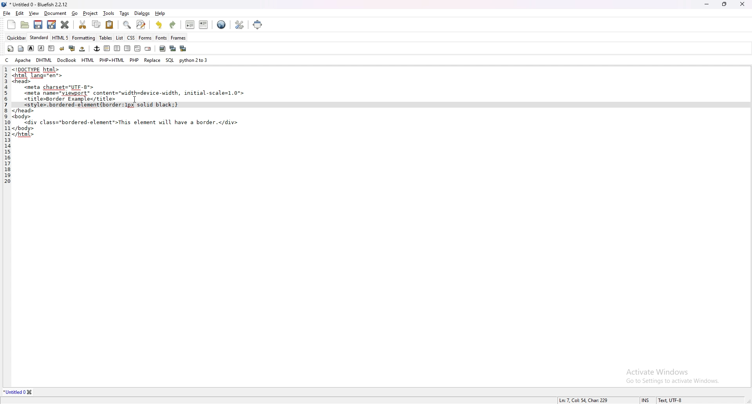 This screenshot has width=752, height=404. What do you see at coordinates (21, 49) in the screenshot?
I see `body` at bounding box center [21, 49].